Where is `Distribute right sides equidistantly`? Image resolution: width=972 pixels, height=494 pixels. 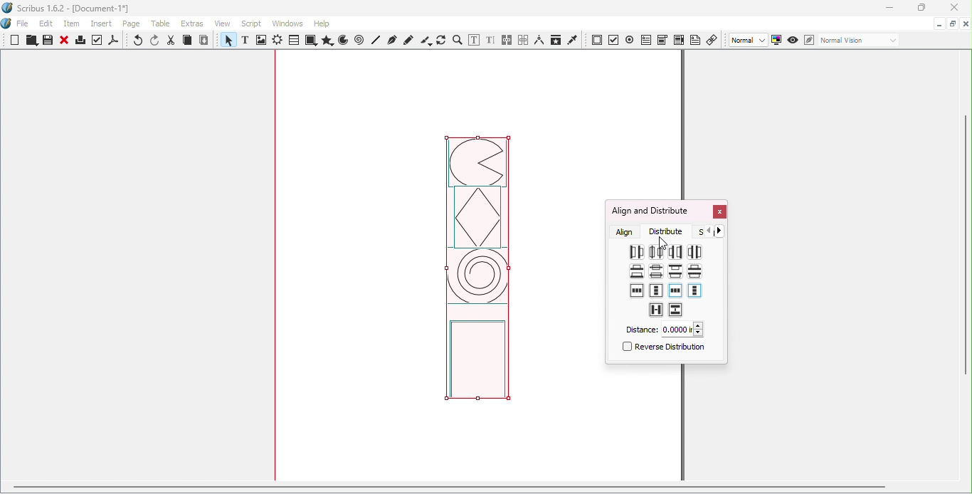 Distribute right sides equidistantly is located at coordinates (675, 251).